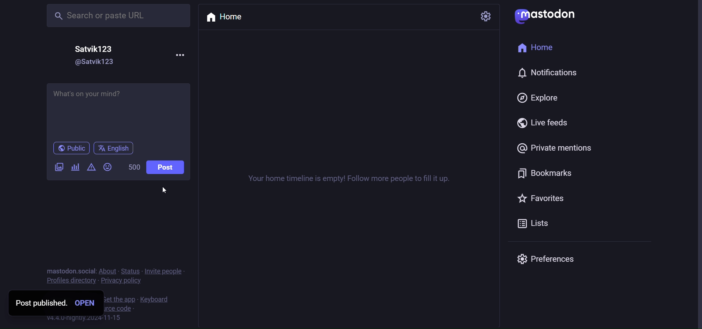 The height and width of the screenshot is (329, 702). I want to click on preferences, so click(546, 258).